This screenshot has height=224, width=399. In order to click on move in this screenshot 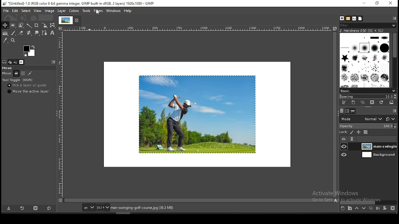, I will do `click(9, 68)`.